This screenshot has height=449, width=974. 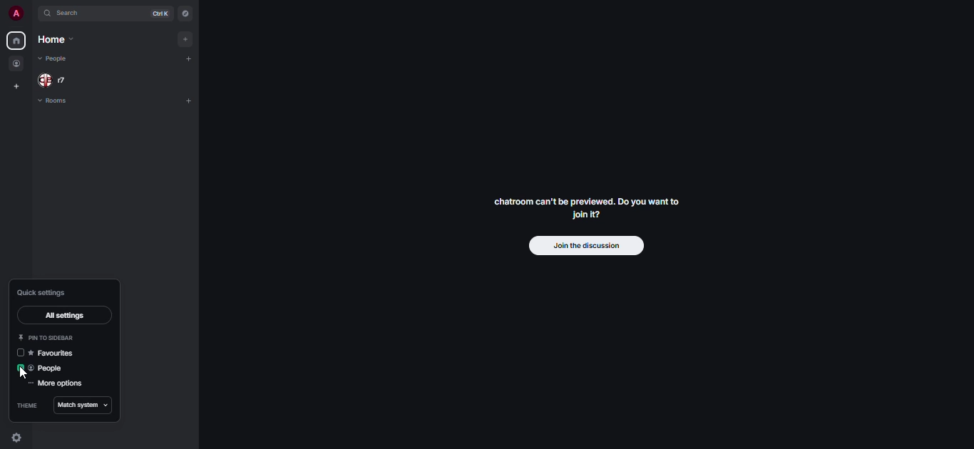 What do you see at coordinates (25, 406) in the screenshot?
I see `theme` at bounding box center [25, 406].